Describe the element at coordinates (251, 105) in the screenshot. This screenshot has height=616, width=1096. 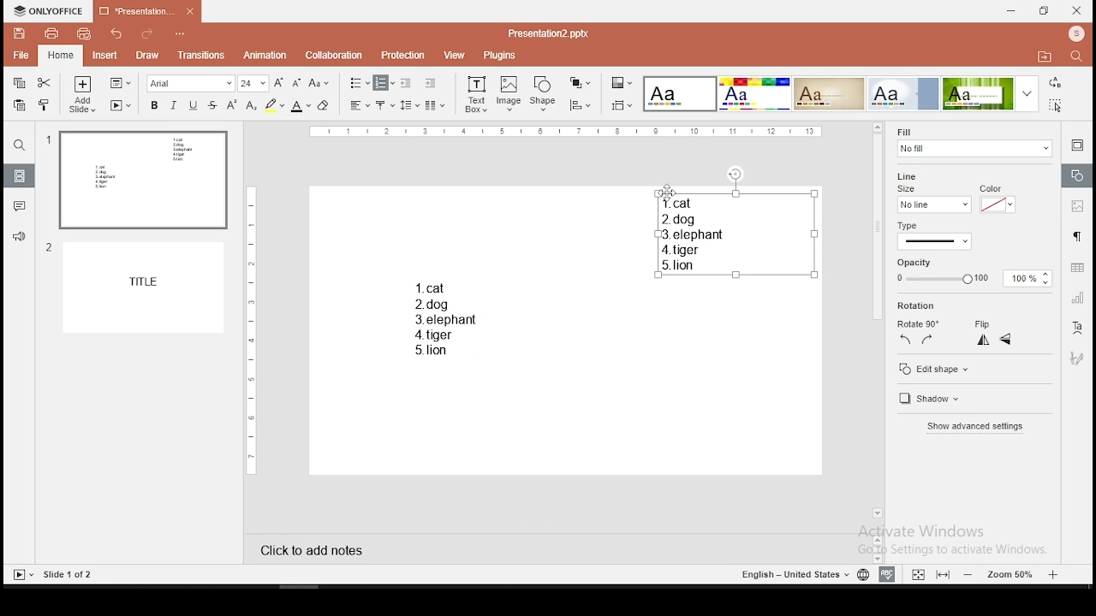
I see `subscript` at that location.